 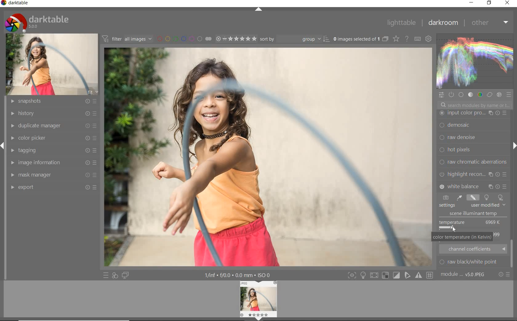 I want to click on expand / collapse, so click(x=258, y=10).